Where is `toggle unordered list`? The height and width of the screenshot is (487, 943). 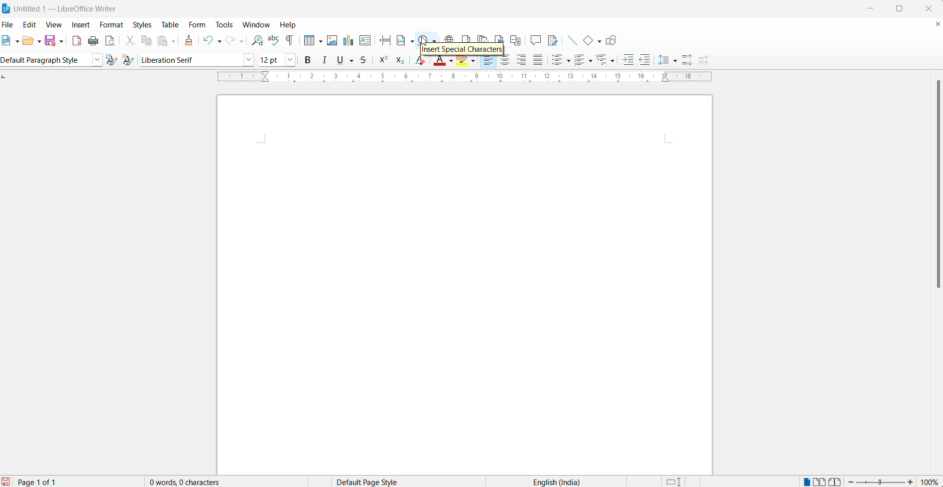 toggle unordered list is located at coordinates (557, 61).